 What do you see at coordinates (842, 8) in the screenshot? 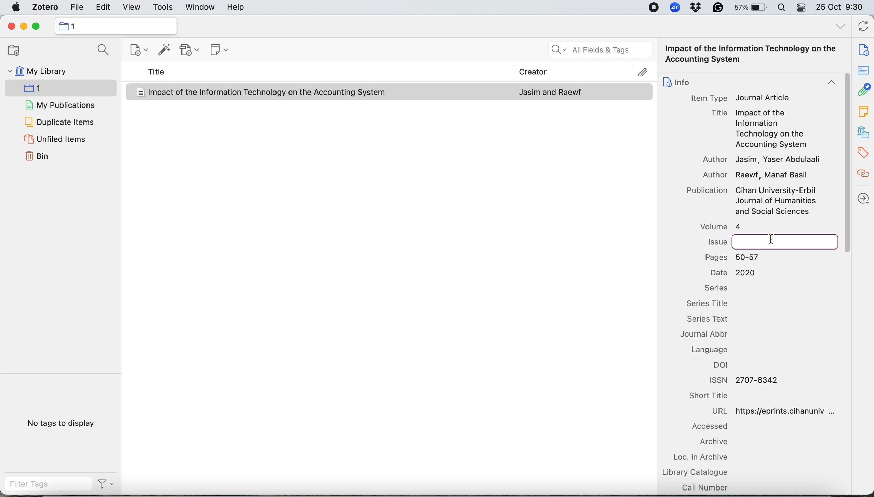
I see `25 Oct 9:30` at bounding box center [842, 8].